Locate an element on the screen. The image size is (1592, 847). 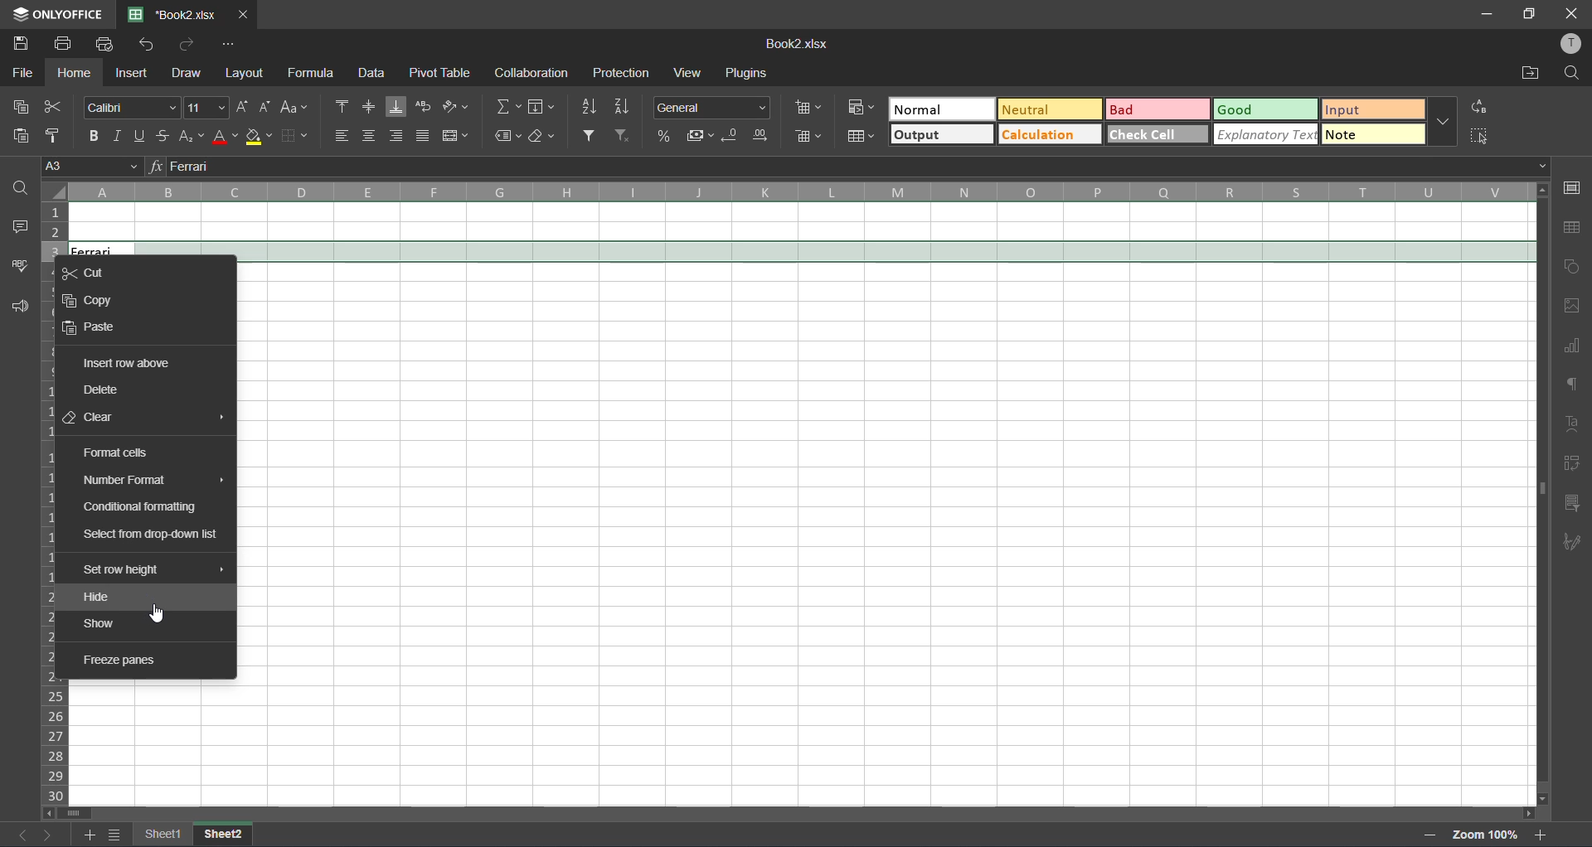
conditional formatting is located at coordinates (866, 109).